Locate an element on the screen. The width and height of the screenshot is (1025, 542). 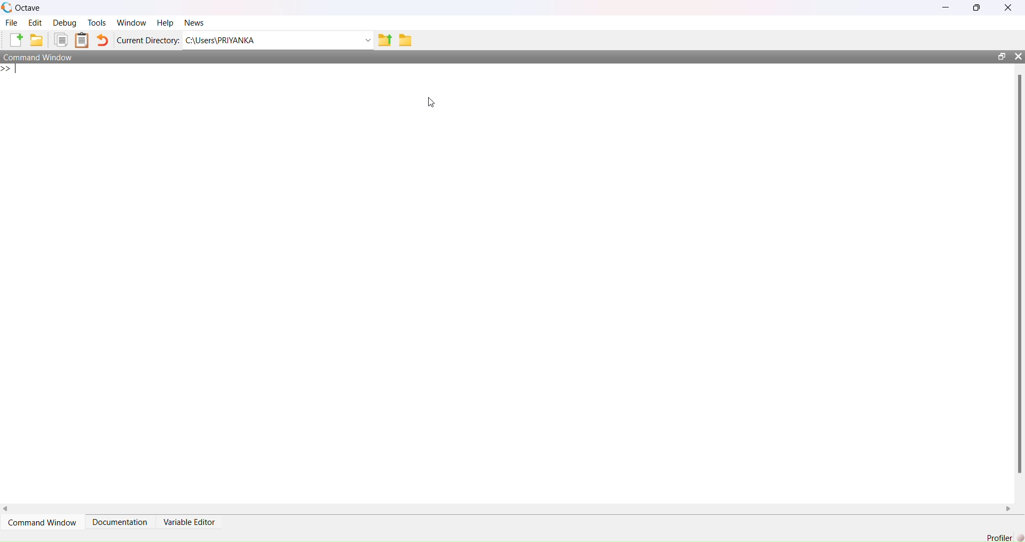
Current Directory: is located at coordinates (148, 41).